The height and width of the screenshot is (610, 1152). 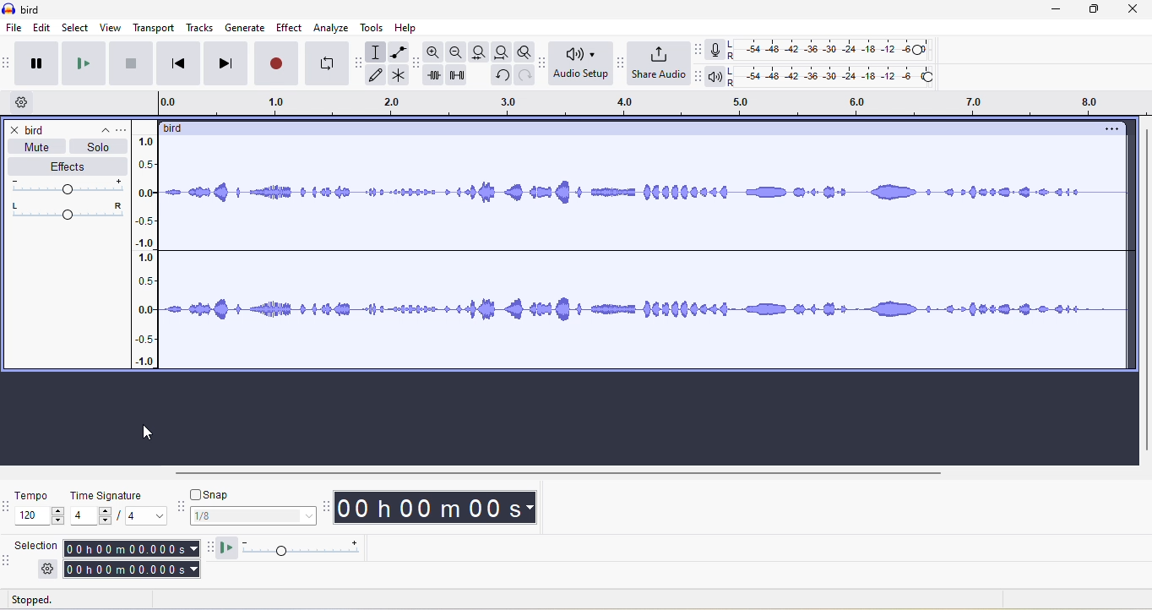 I want to click on envelope tool, so click(x=397, y=52).